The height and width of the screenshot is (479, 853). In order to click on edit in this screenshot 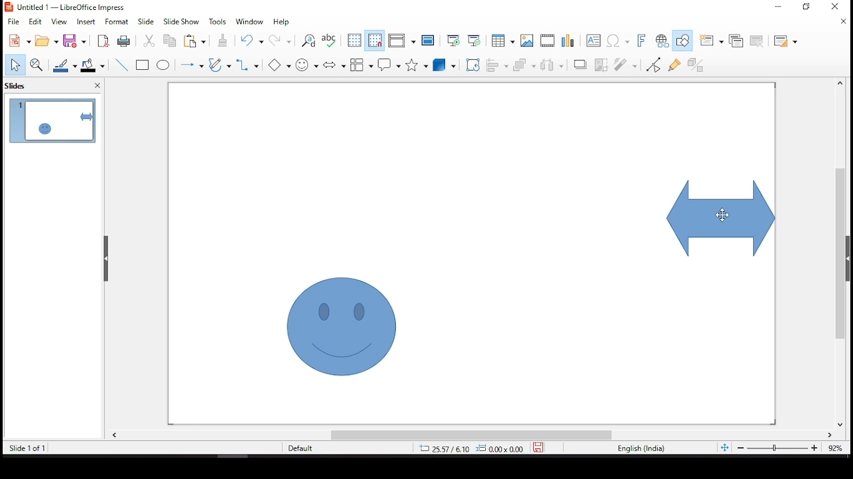, I will do `click(35, 22)`.